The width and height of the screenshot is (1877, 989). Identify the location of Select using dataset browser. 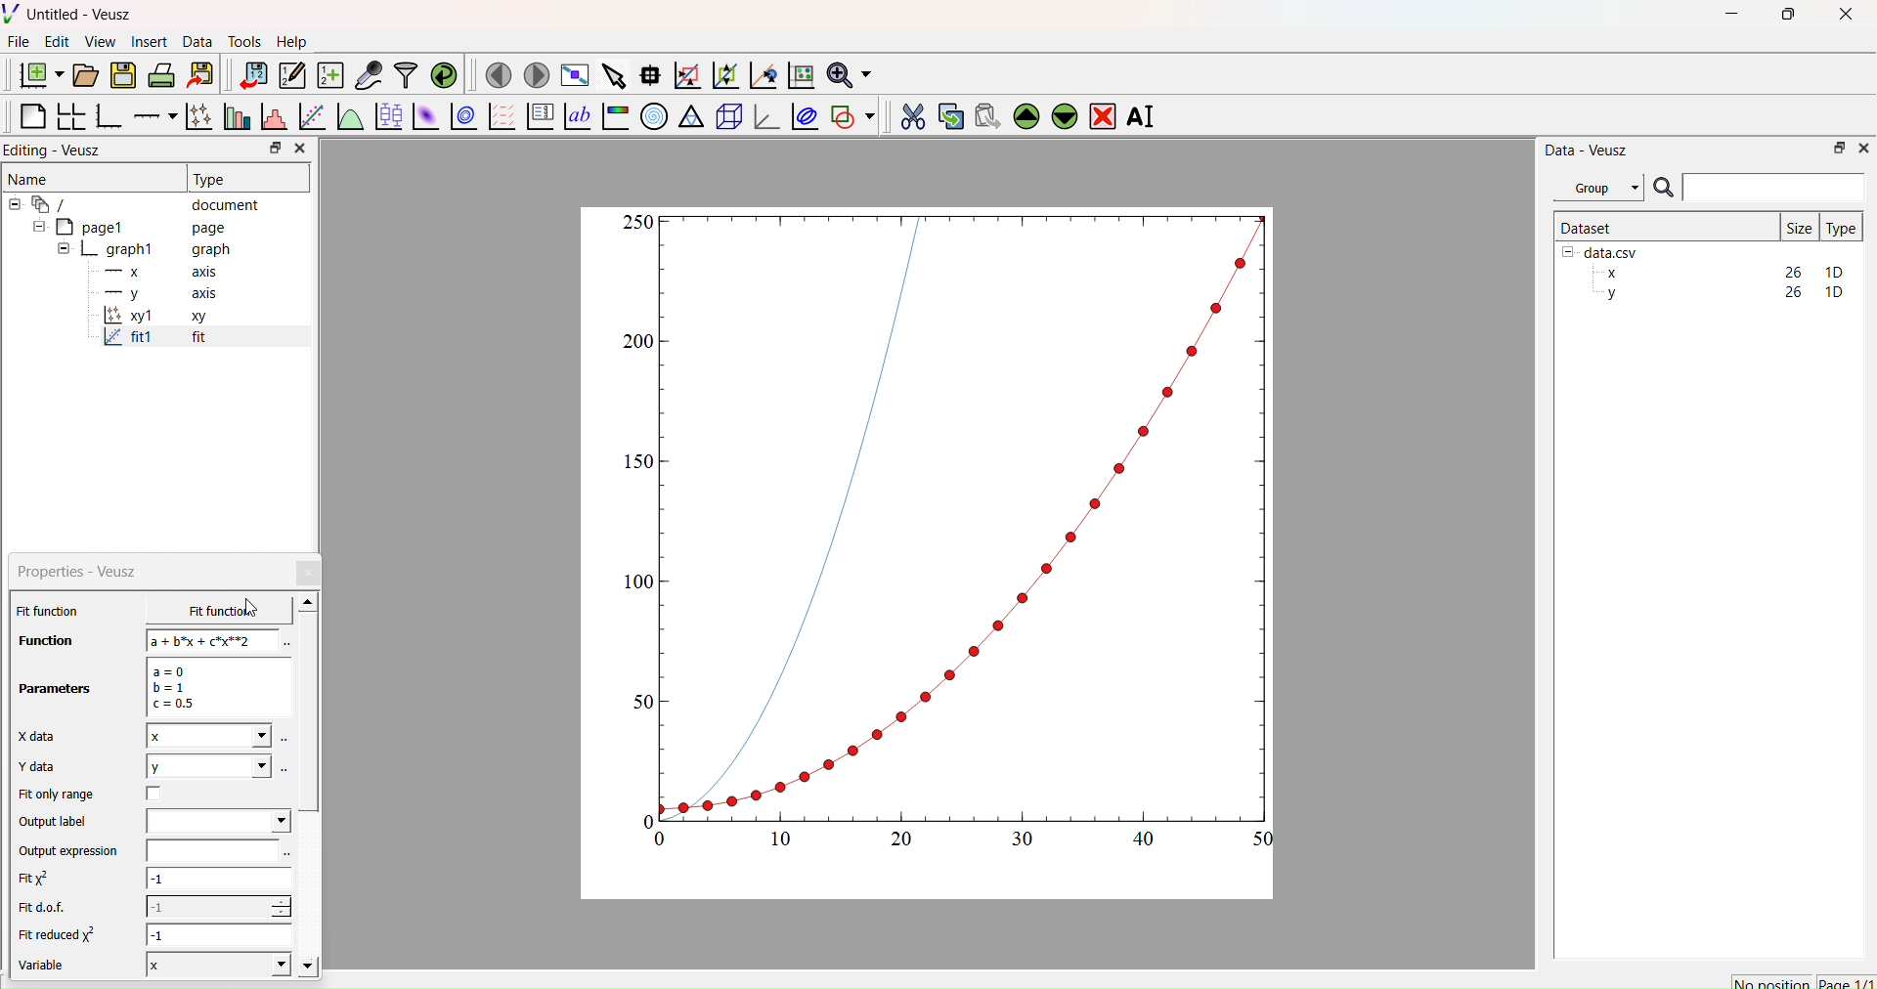
(285, 768).